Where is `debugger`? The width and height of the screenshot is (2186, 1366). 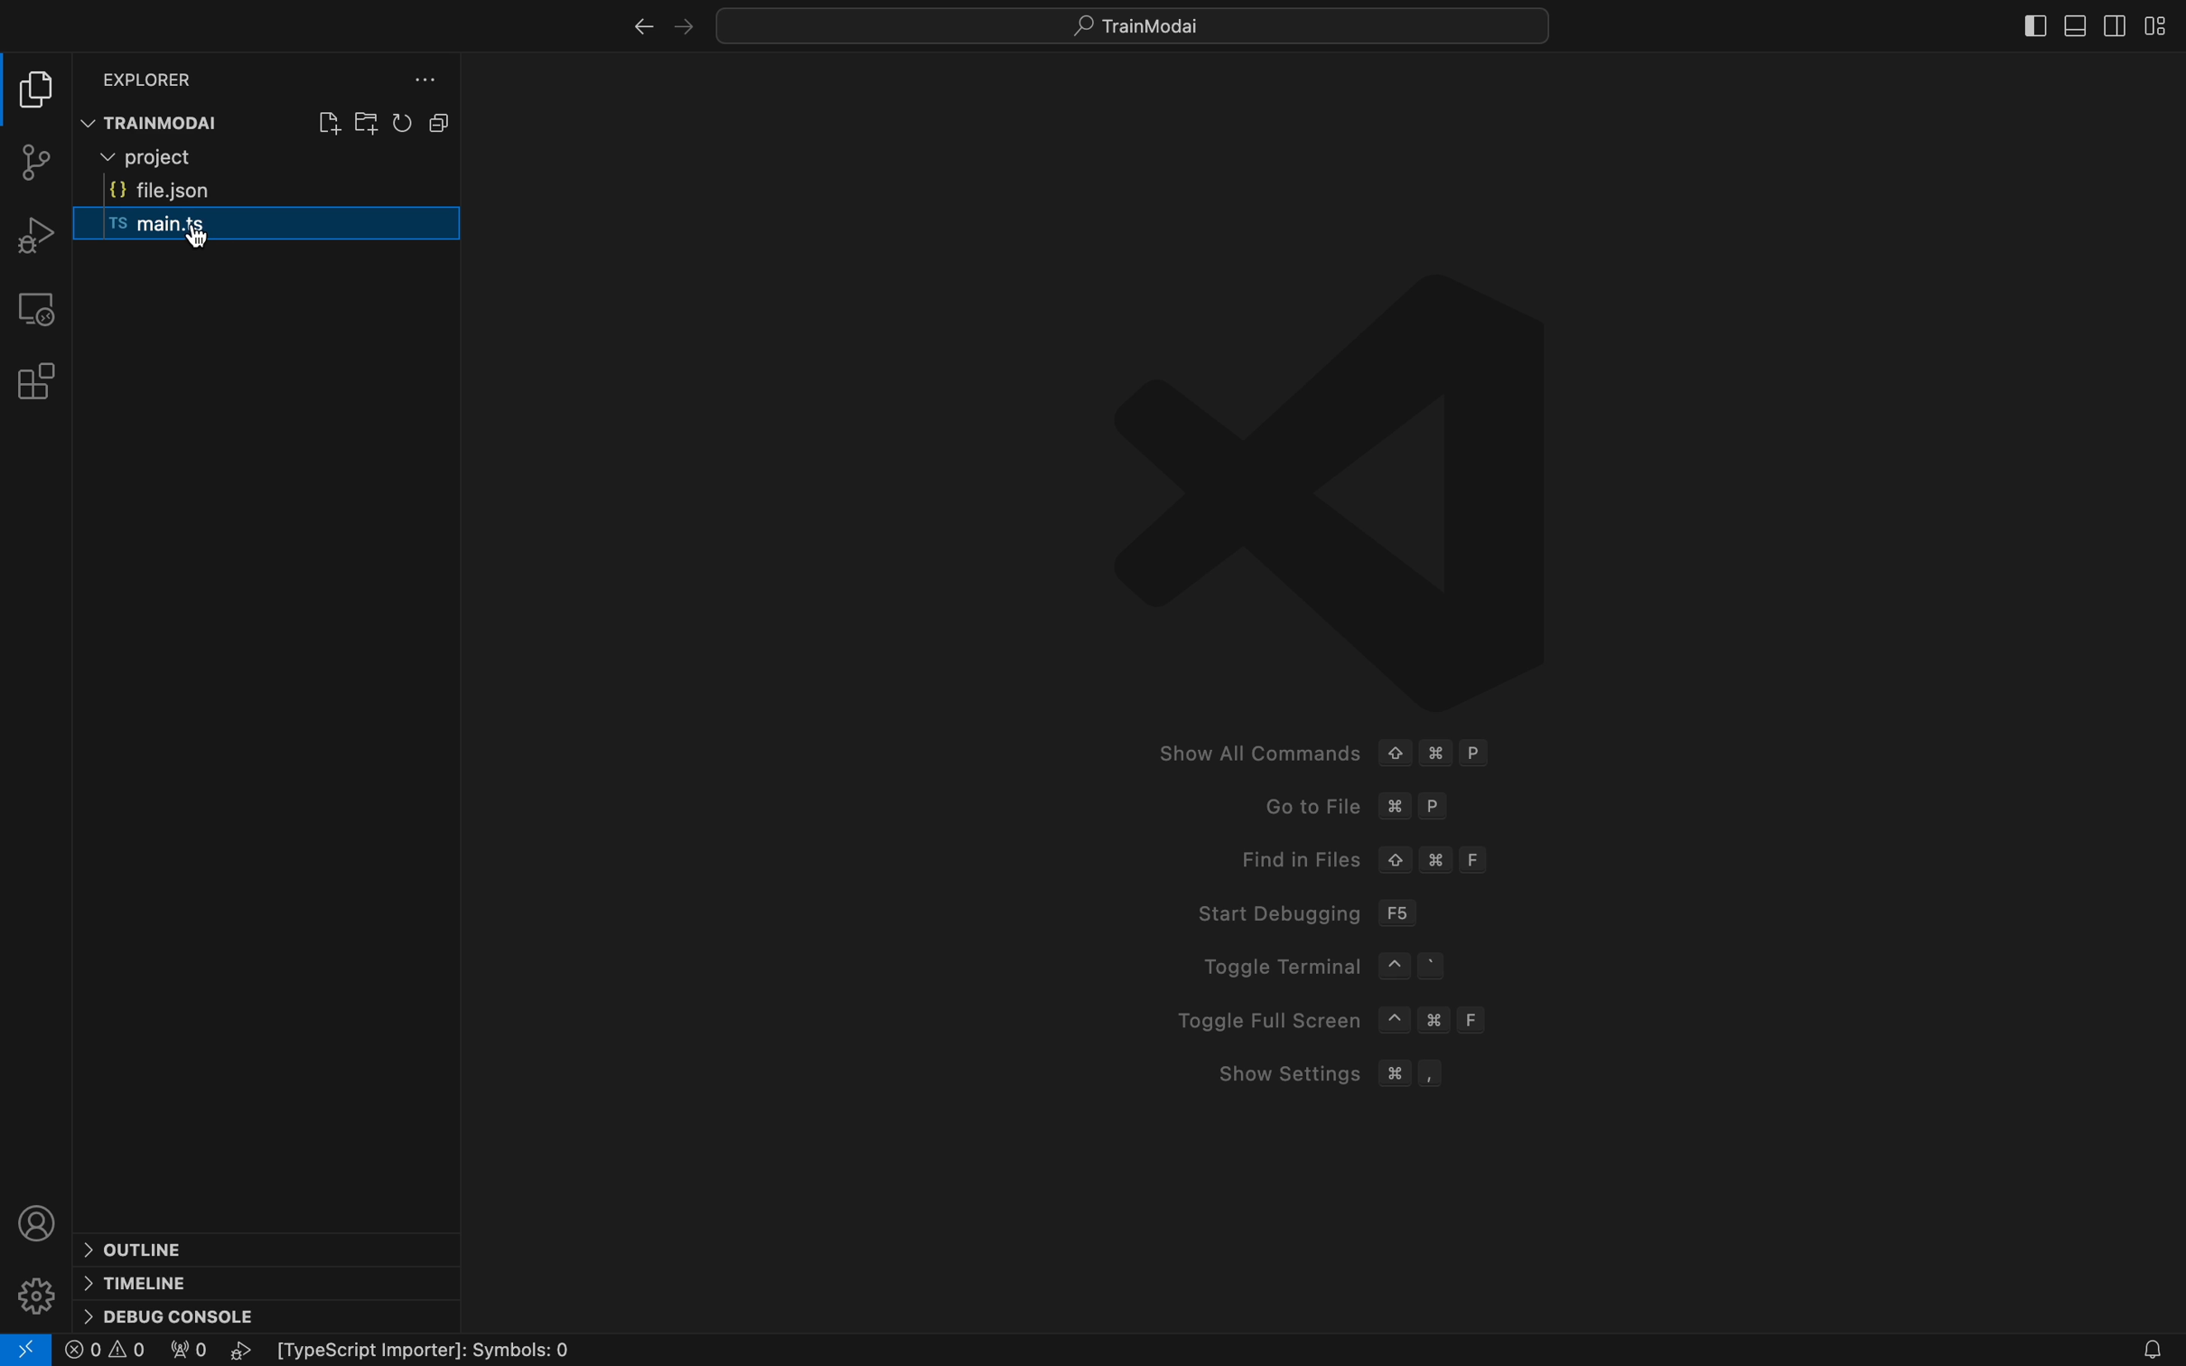
debugger is located at coordinates (40, 233).